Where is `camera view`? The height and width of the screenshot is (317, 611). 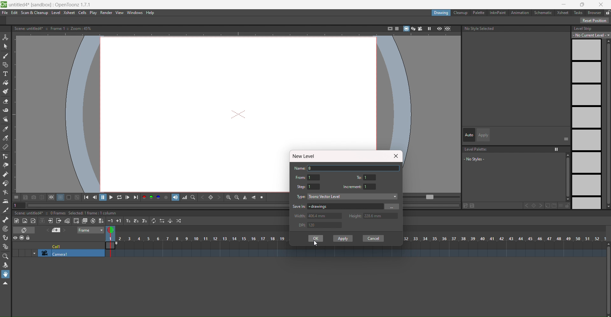 camera view is located at coordinates (420, 29).